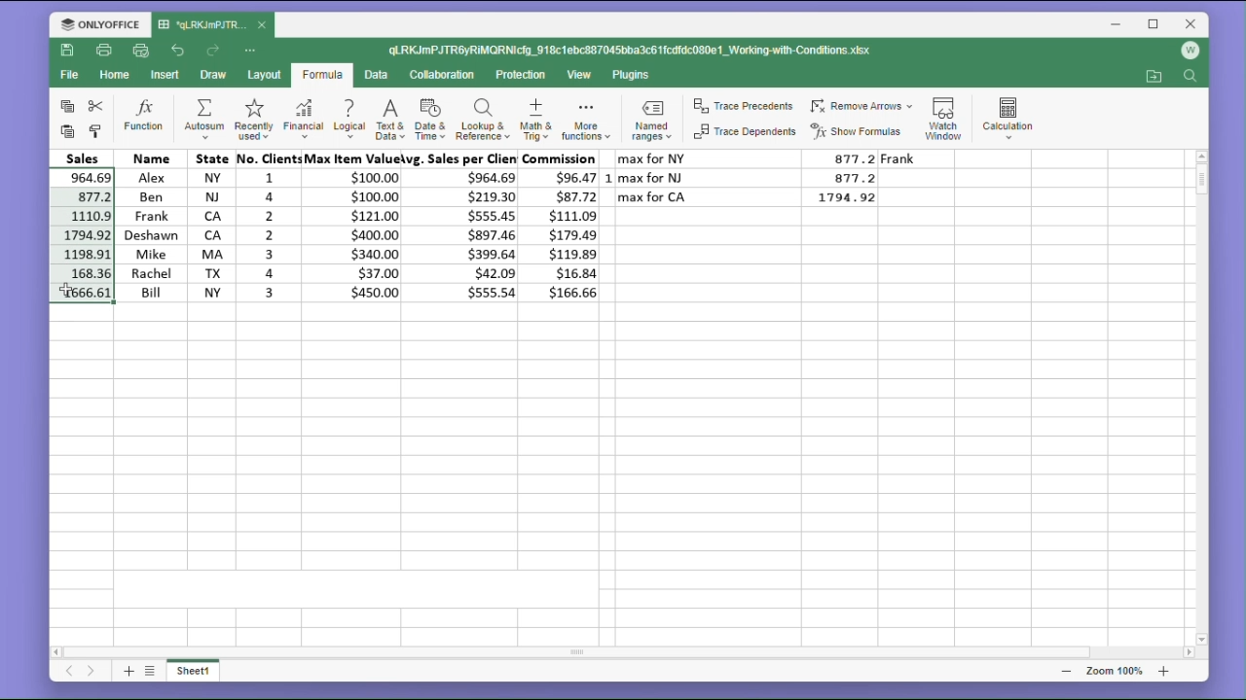 This screenshot has width=1246, height=700. I want to click on cut, so click(99, 106).